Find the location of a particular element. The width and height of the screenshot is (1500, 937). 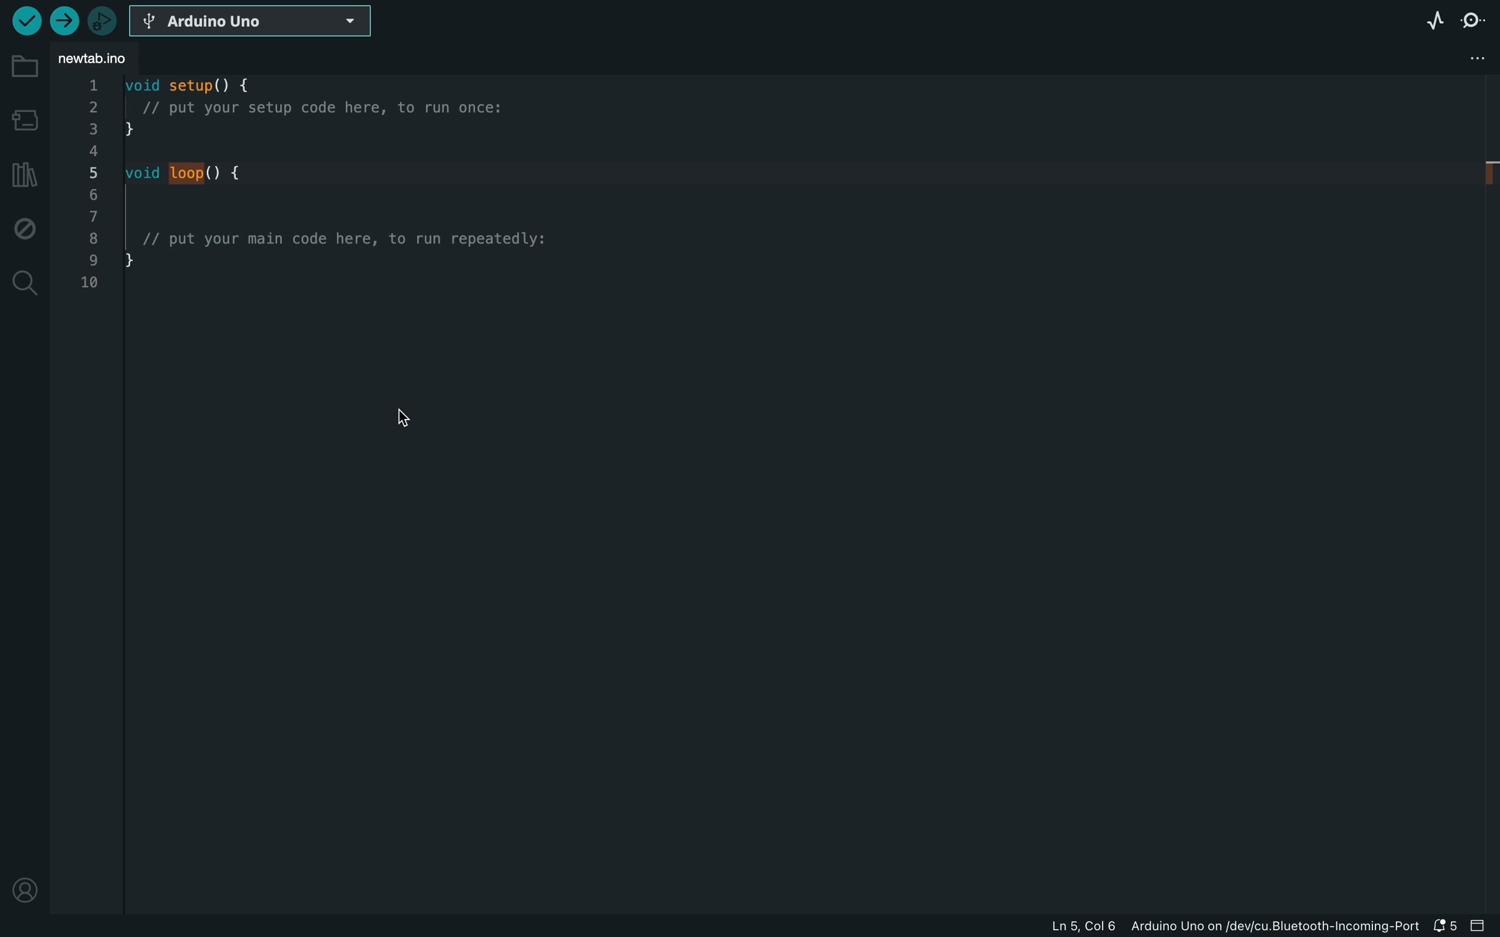

notification is located at coordinates (1447, 926).